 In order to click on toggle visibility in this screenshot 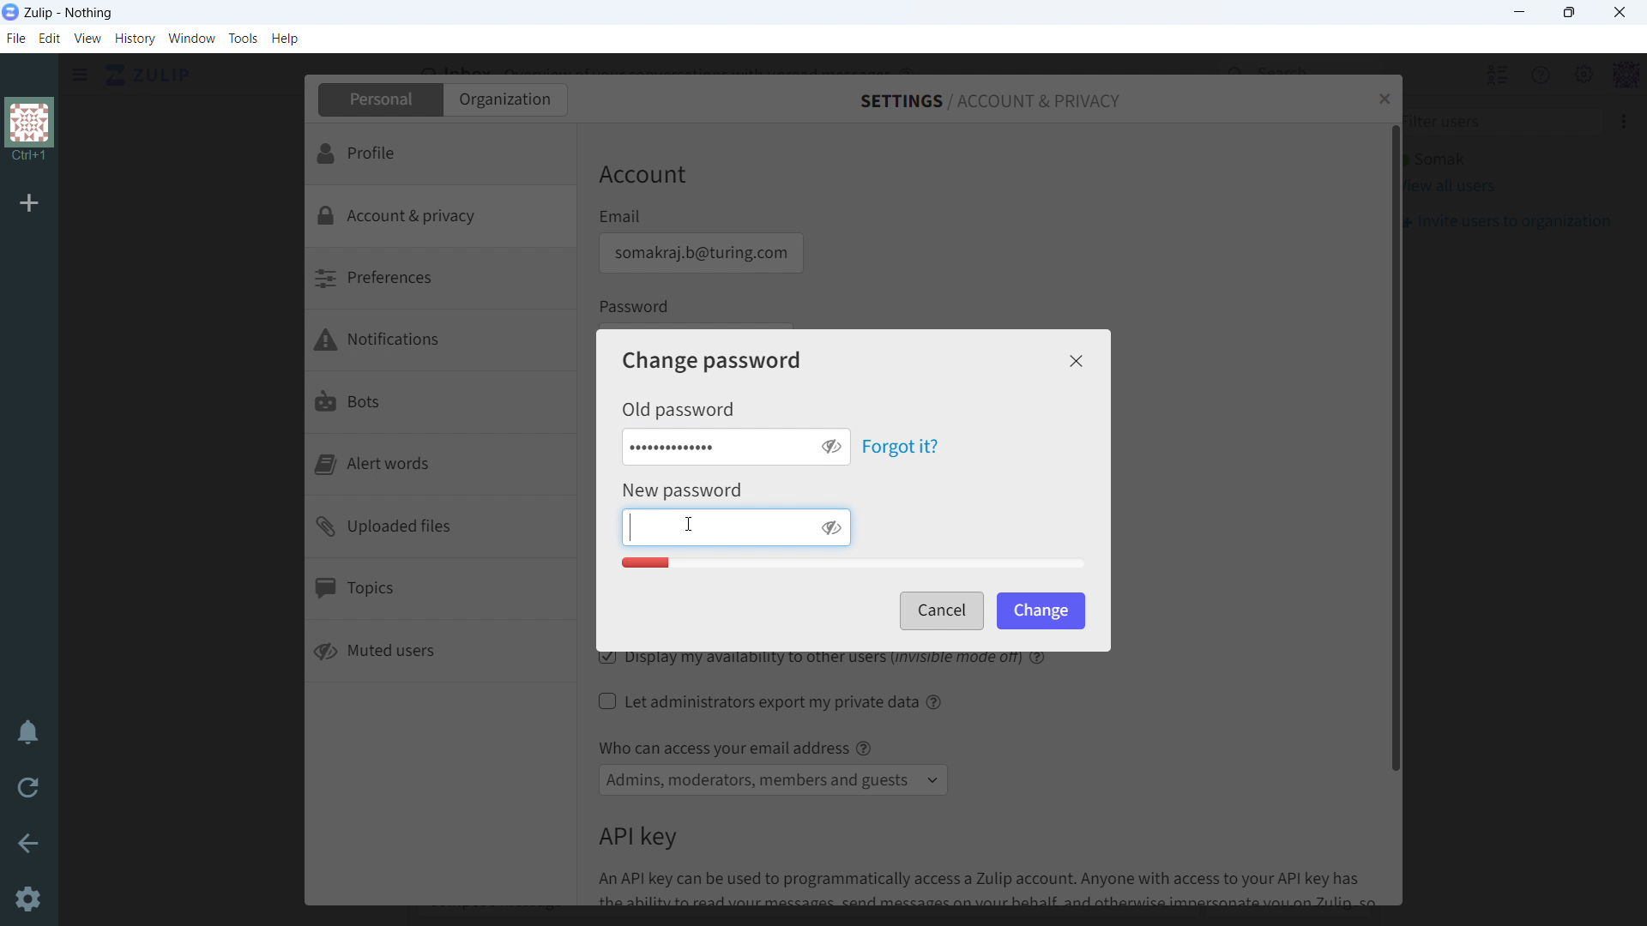, I will do `click(830, 526)`.